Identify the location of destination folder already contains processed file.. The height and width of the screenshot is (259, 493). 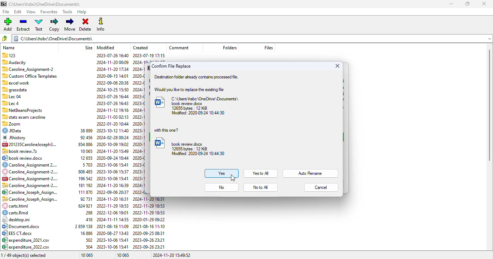
(197, 77).